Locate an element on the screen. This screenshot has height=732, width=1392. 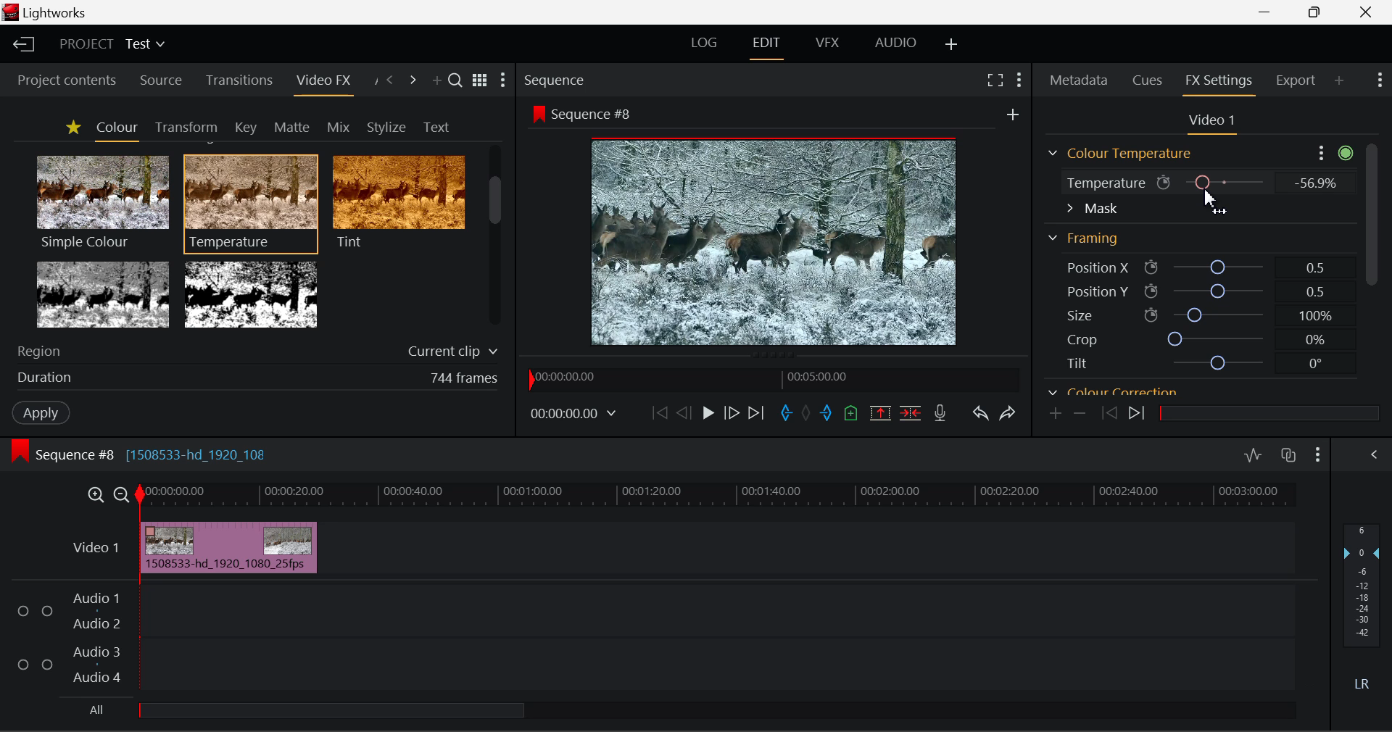
size is located at coordinates (1217, 313).